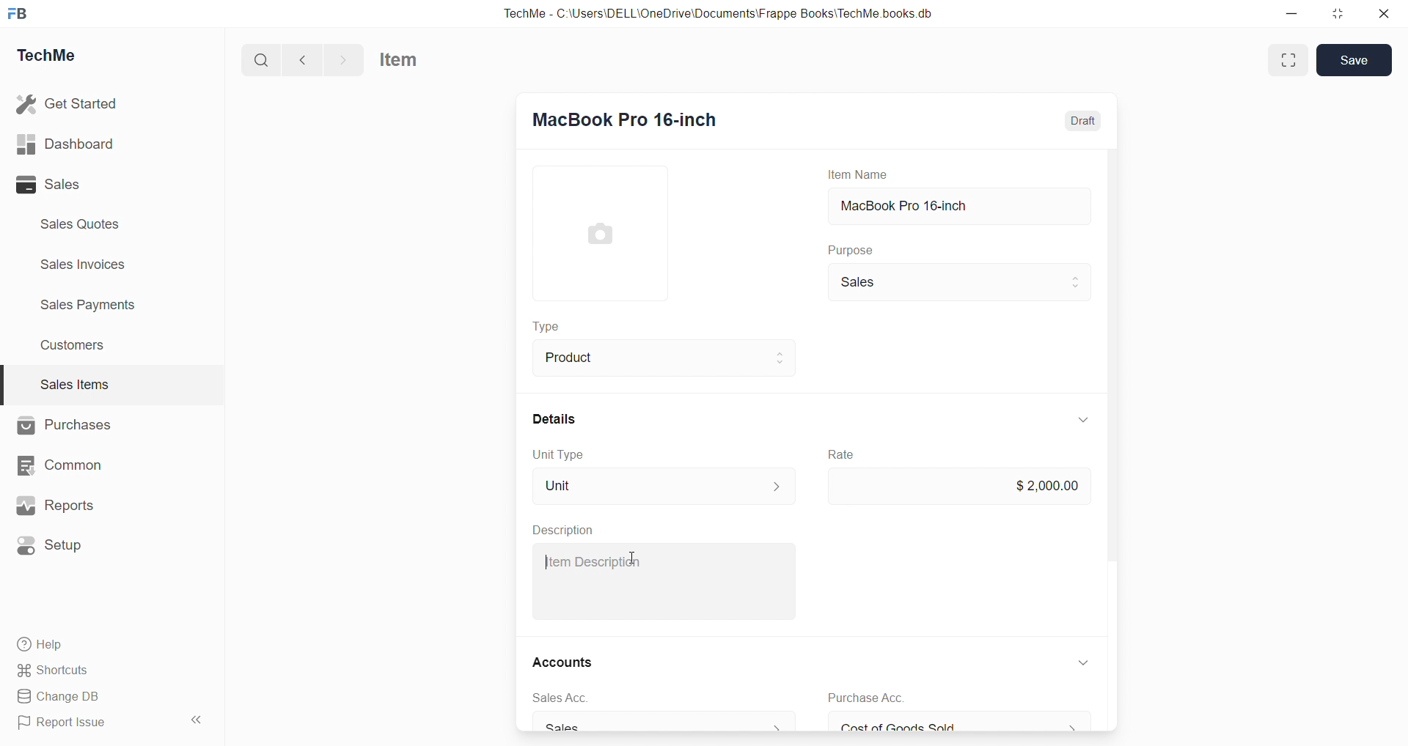 The image size is (1408, 746). What do you see at coordinates (592, 561) in the screenshot?
I see `Item Description` at bounding box center [592, 561].